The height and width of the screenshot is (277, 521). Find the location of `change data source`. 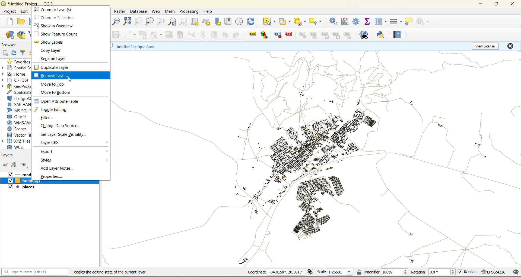

change data source is located at coordinates (62, 125).